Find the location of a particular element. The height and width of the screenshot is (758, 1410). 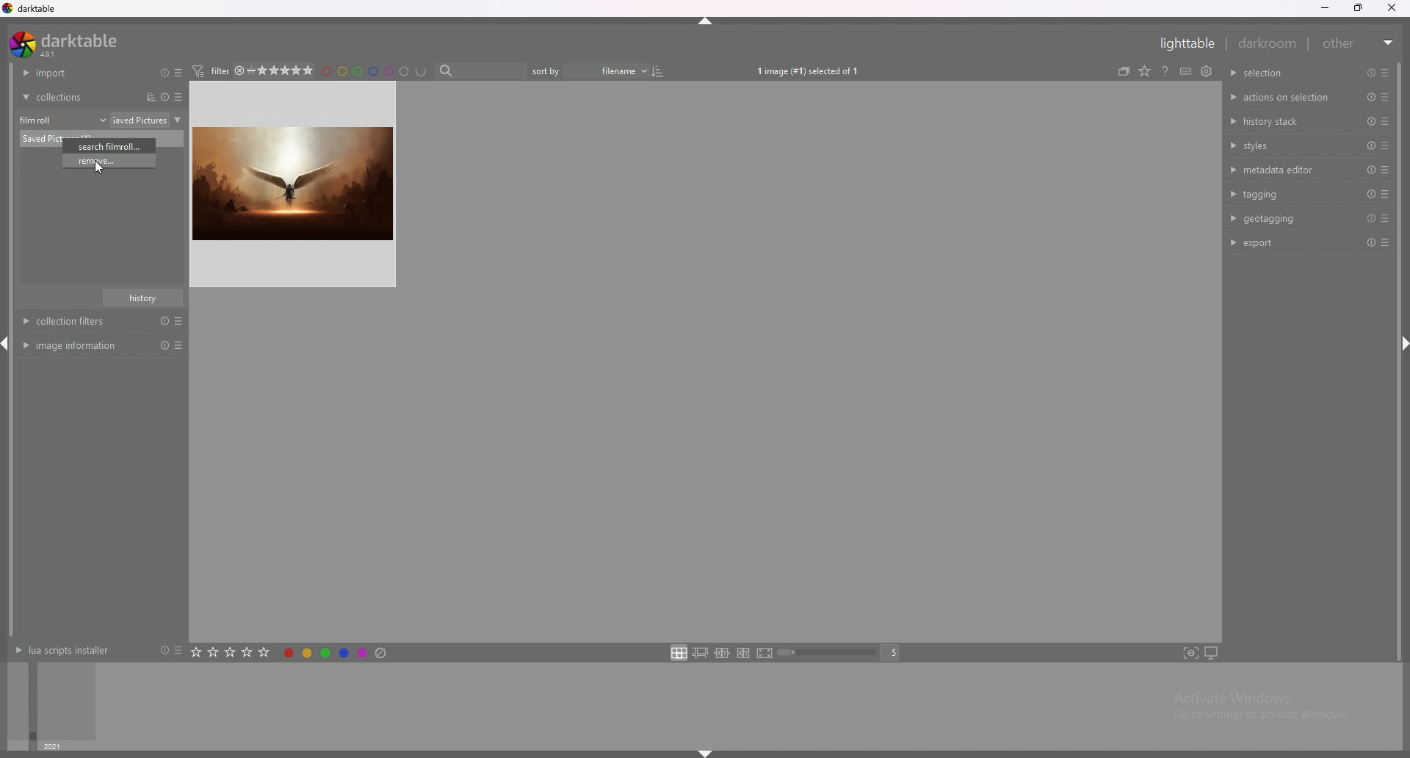

sort is located at coordinates (148, 97).